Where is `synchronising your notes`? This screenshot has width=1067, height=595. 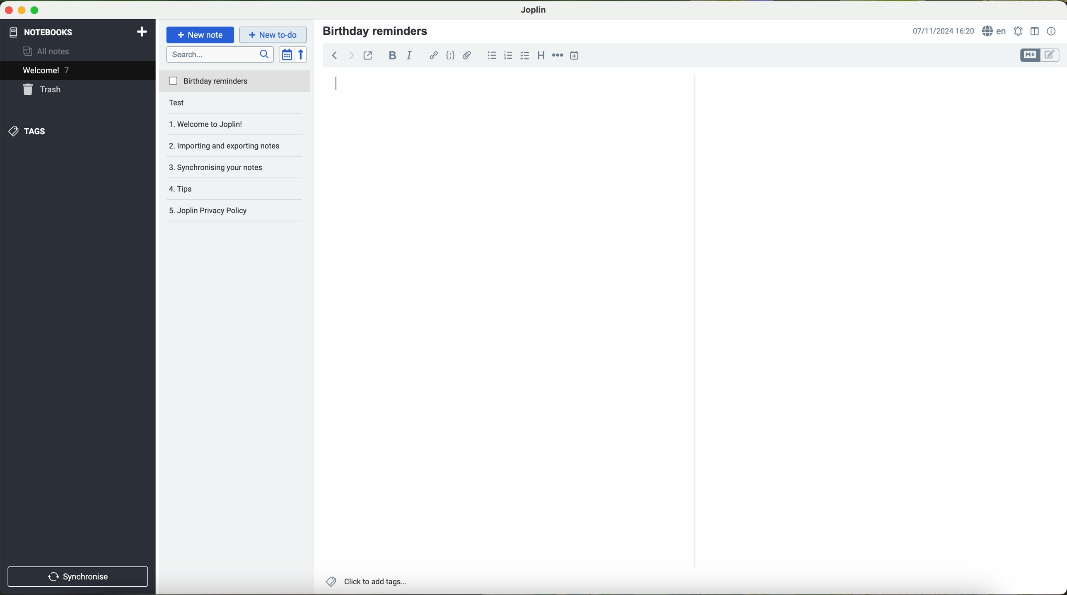 synchronising your notes is located at coordinates (223, 166).